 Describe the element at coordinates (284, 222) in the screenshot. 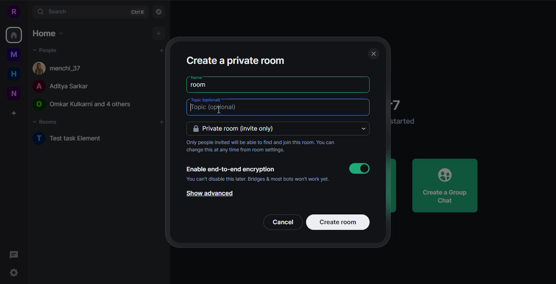

I see `cancel` at that location.